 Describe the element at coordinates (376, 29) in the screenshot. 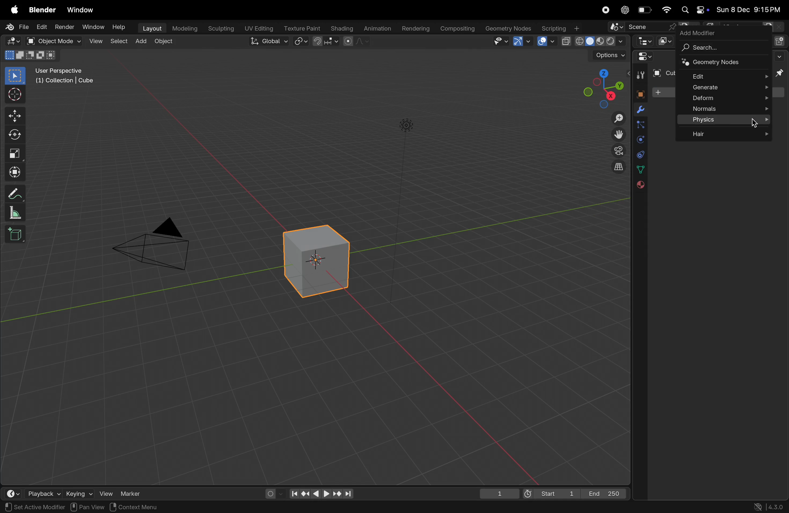

I see `animations` at that location.